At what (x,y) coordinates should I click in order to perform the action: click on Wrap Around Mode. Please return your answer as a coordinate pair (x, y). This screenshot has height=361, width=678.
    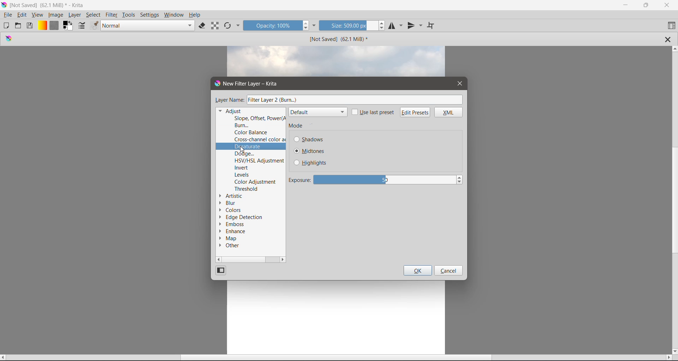
    Looking at the image, I should click on (431, 26).